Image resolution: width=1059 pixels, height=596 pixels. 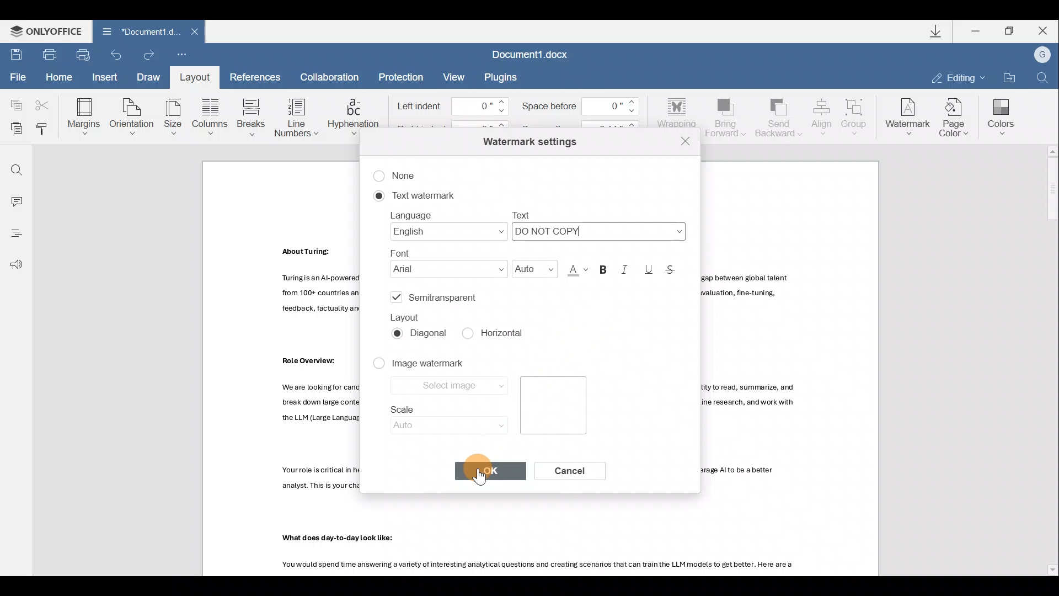 What do you see at coordinates (780, 116) in the screenshot?
I see `Send backward` at bounding box center [780, 116].